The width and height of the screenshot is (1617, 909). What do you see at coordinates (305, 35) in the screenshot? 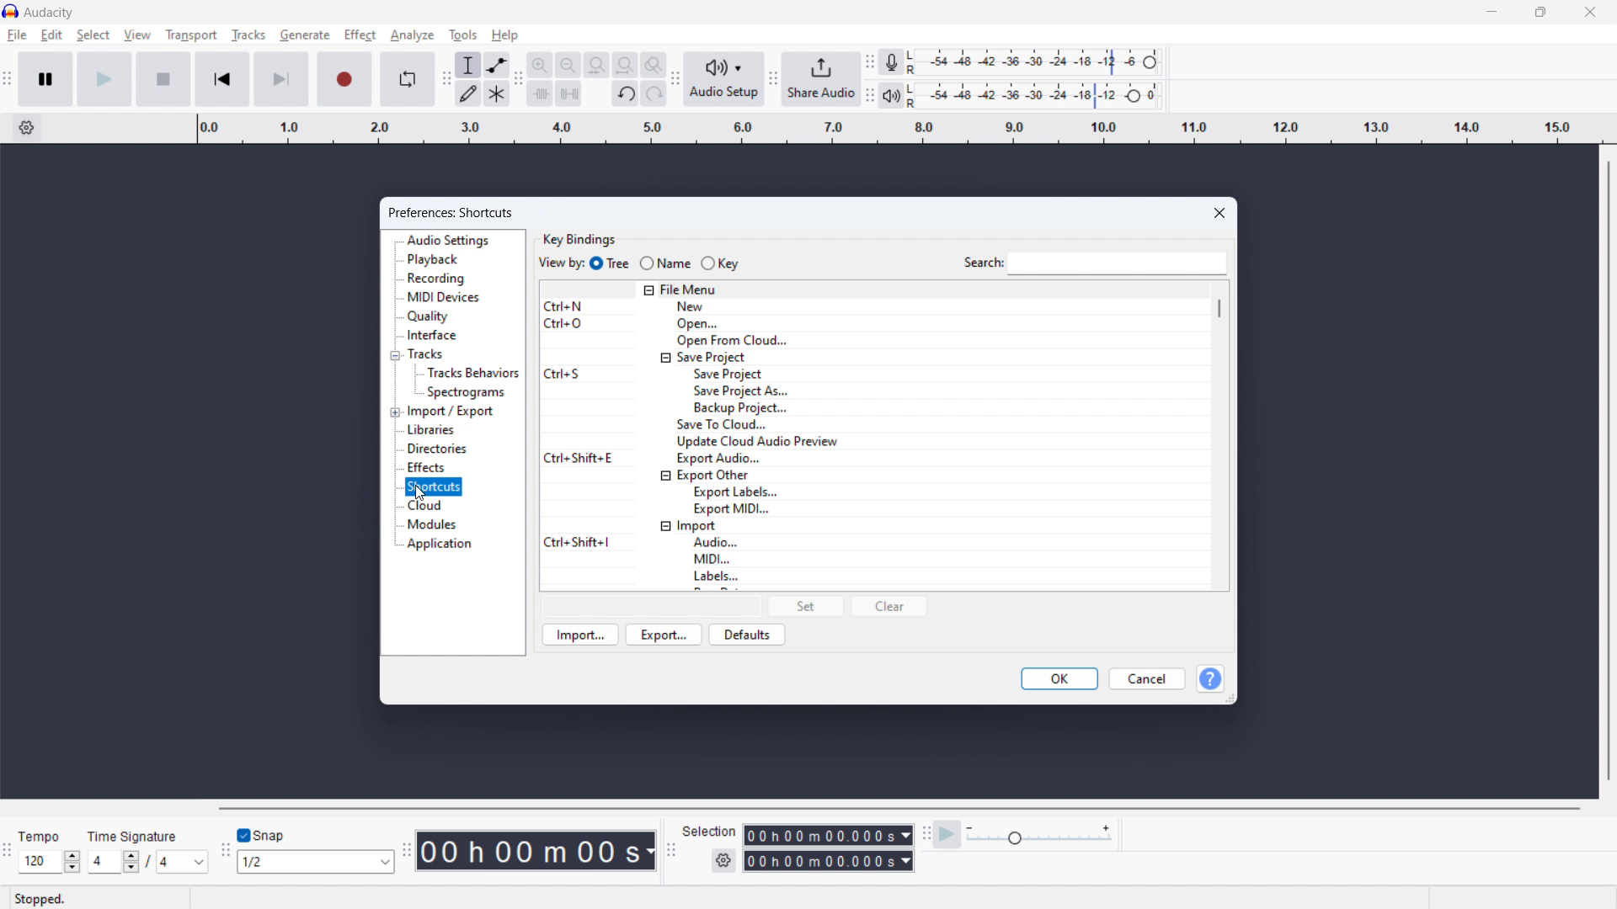
I see `generate` at bounding box center [305, 35].